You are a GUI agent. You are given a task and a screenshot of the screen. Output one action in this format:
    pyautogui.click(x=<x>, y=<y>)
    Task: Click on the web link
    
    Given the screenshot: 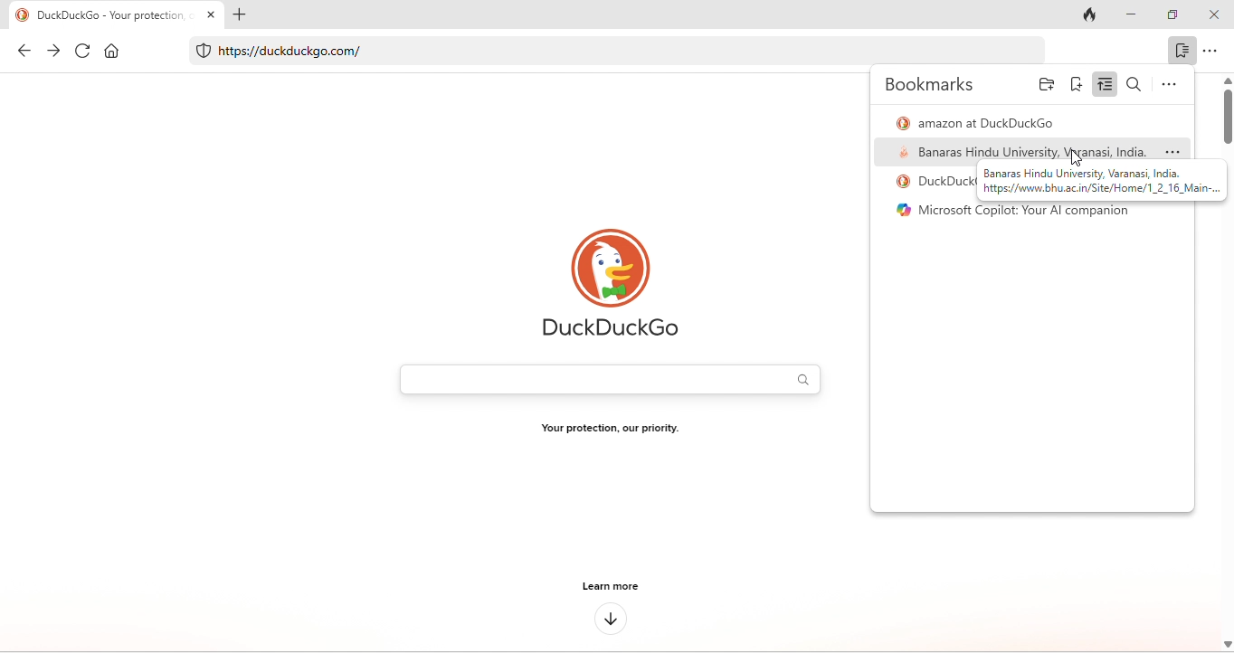 What is the action you would take?
    pyautogui.click(x=599, y=52)
    